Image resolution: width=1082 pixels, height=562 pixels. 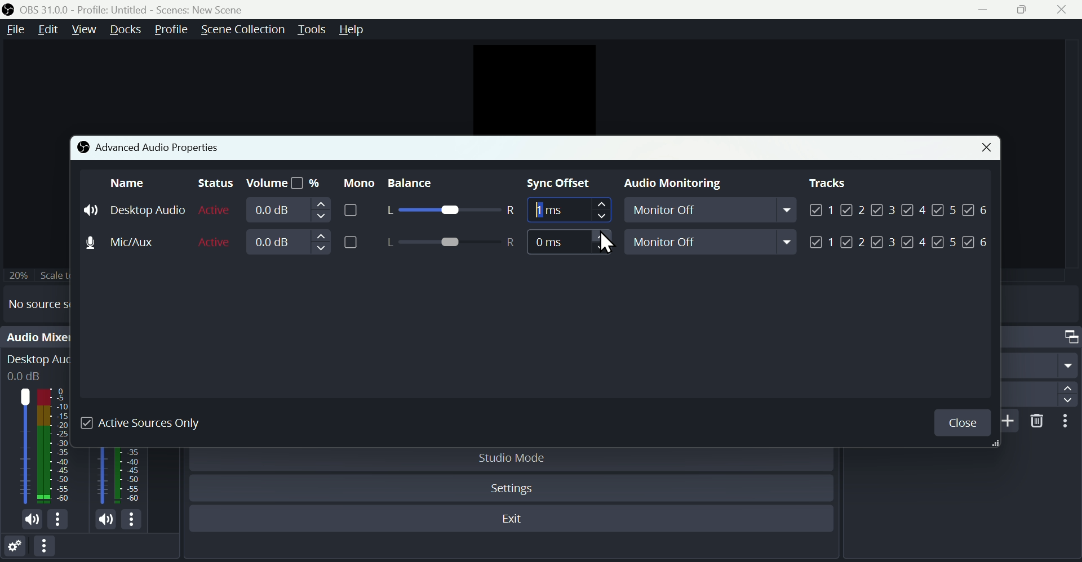 I want to click on Monitor off, so click(x=713, y=212).